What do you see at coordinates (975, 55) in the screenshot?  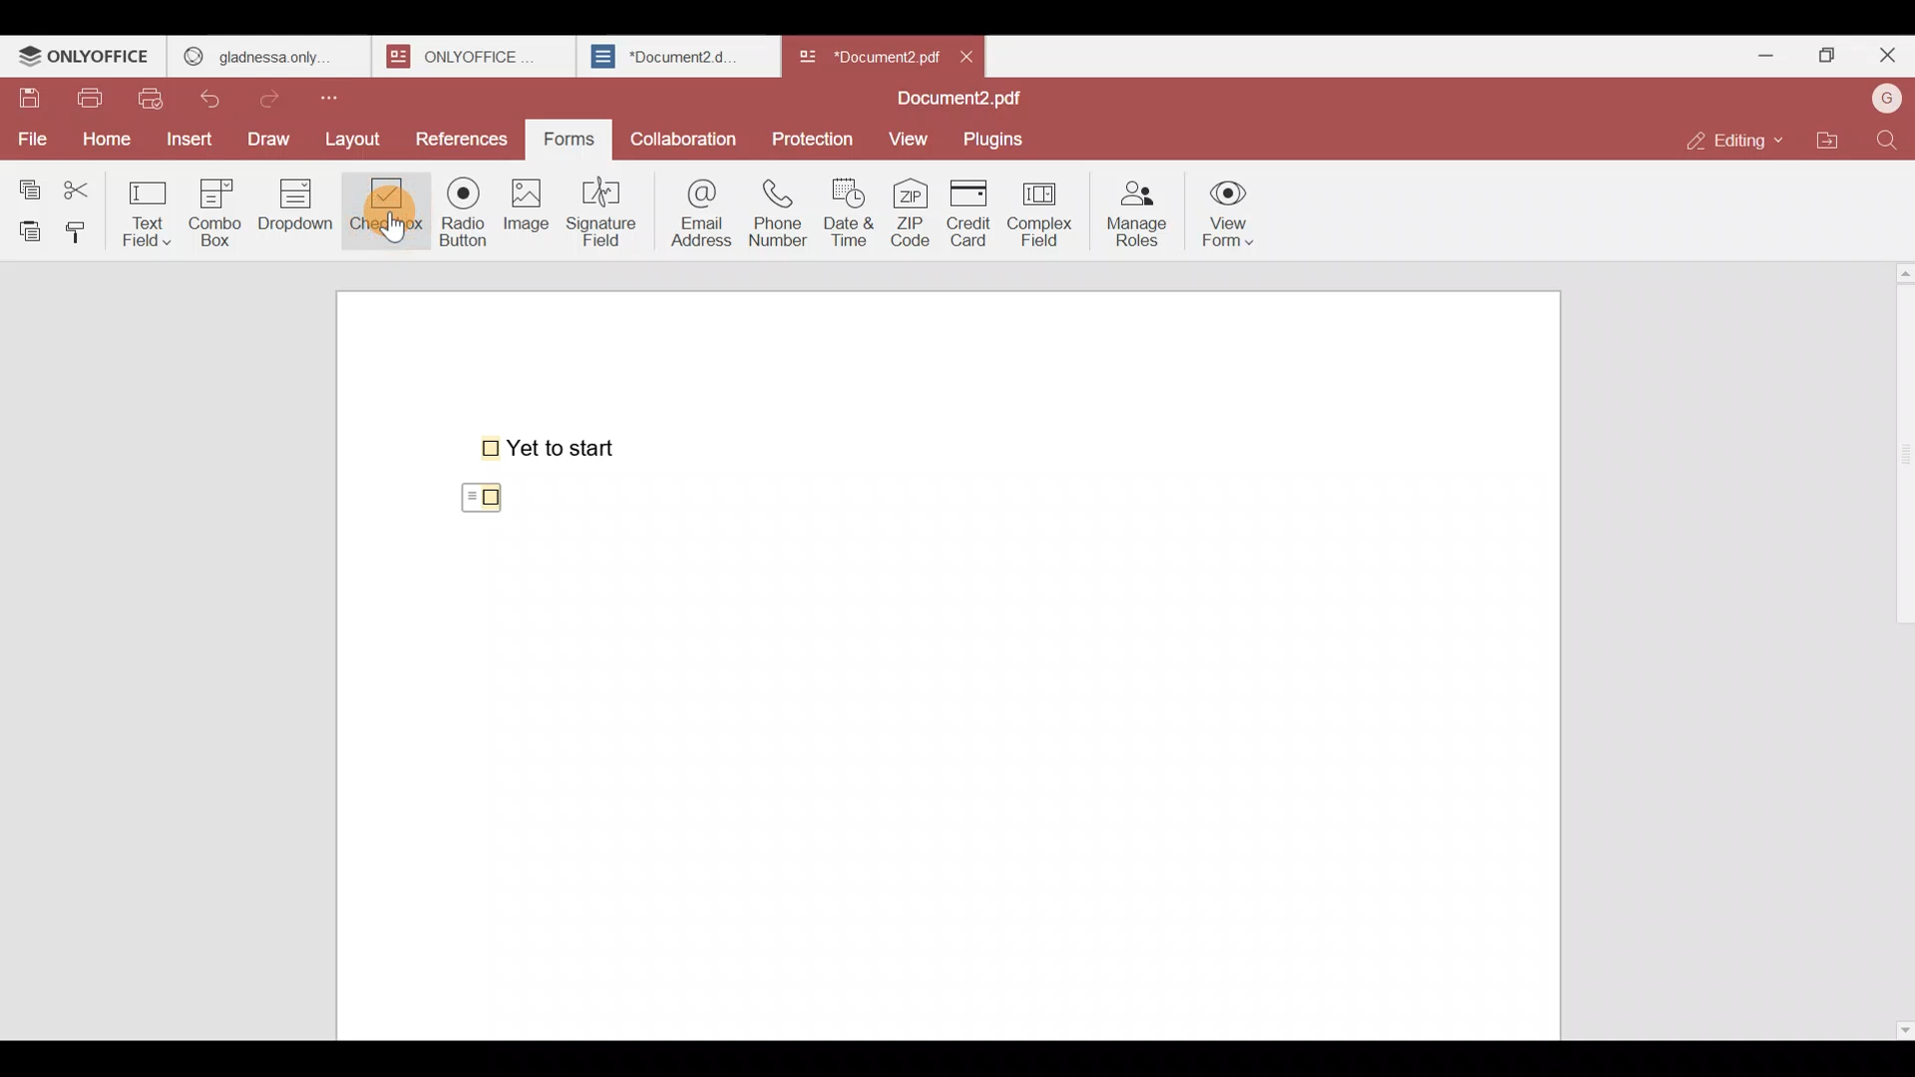 I see `Close` at bounding box center [975, 55].